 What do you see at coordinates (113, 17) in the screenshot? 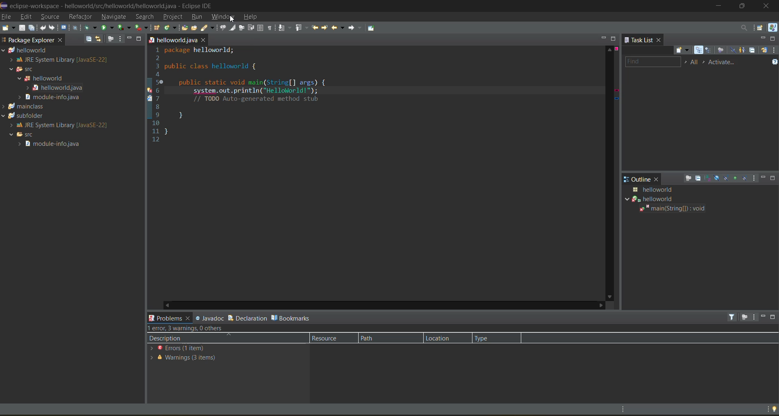
I see `navigate` at bounding box center [113, 17].